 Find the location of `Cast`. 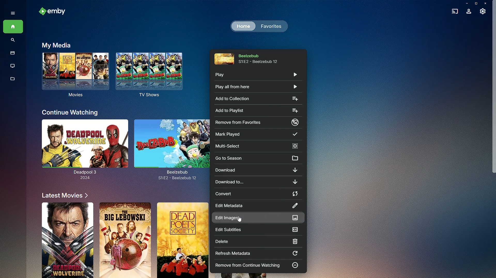

Cast is located at coordinates (454, 11).